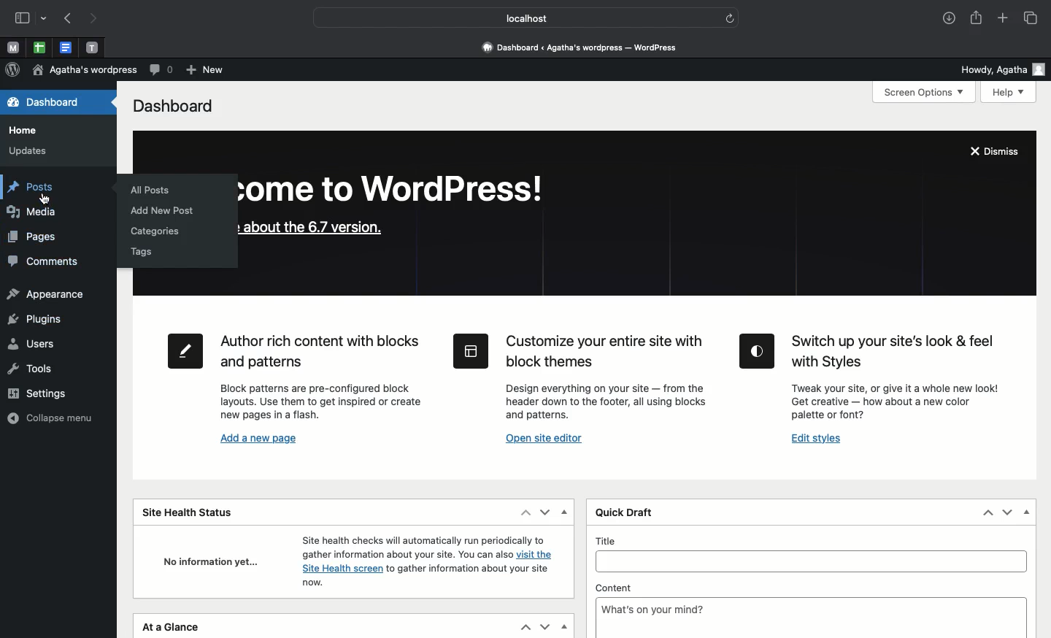 This screenshot has width=1051, height=638. Describe the element at coordinates (812, 587) in the screenshot. I see `Content` at that location.